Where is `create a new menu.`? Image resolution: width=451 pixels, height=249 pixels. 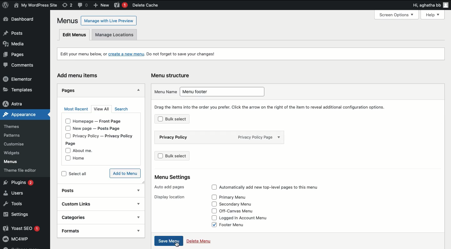 create a new menu. is located at coordinates (127, 54).